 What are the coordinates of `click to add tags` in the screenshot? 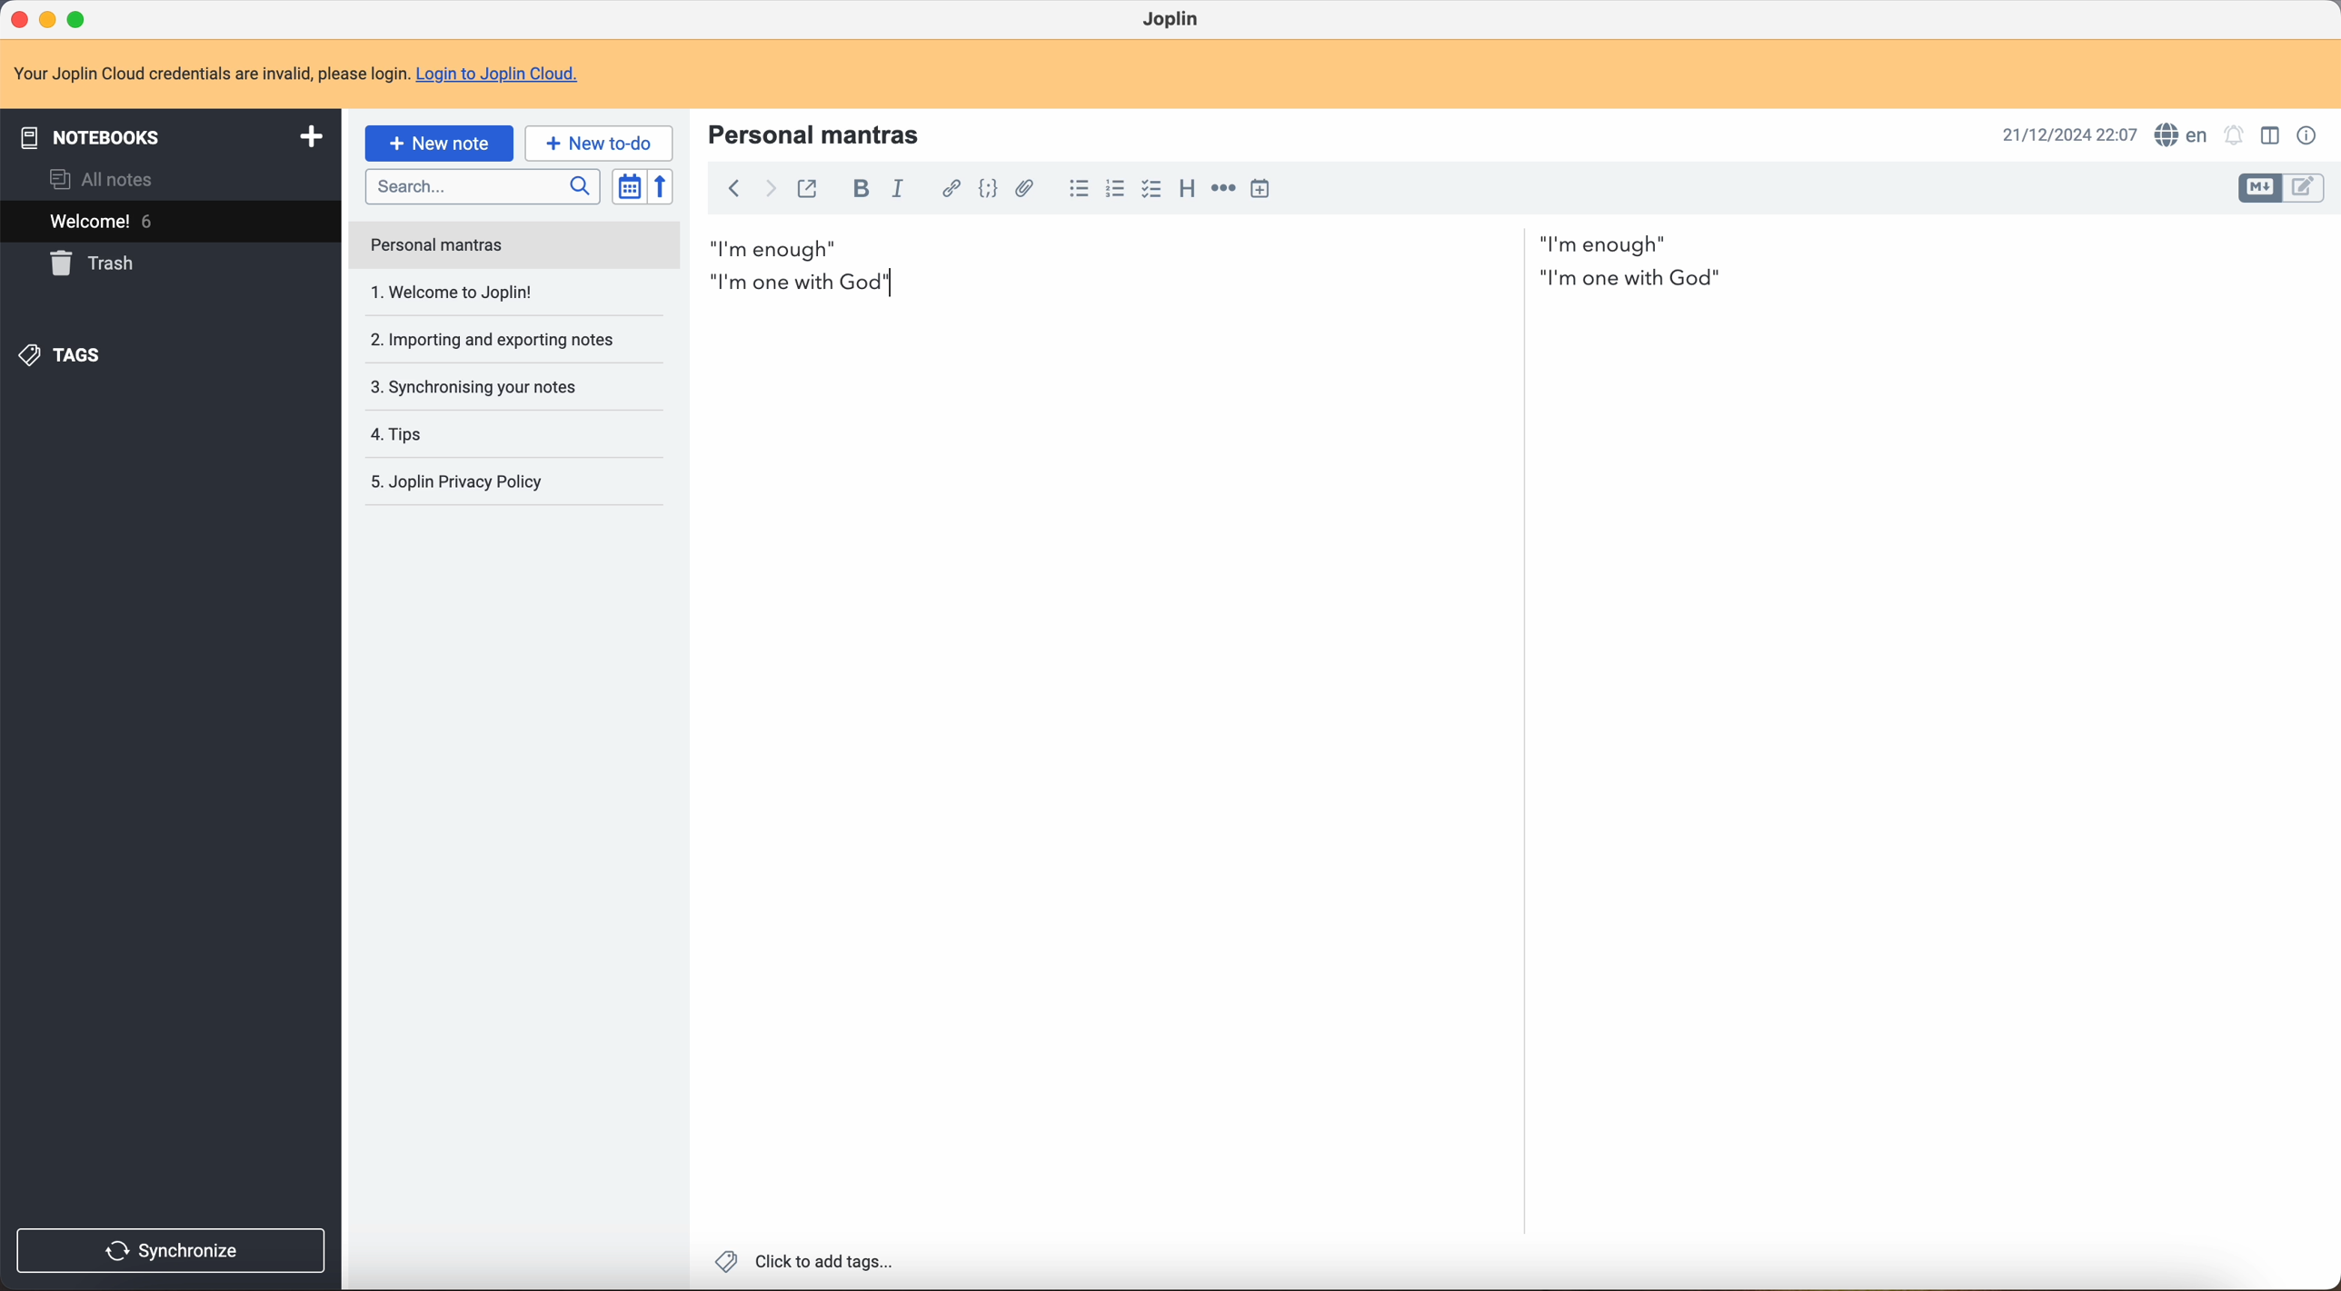 It's located at (802, 1264).